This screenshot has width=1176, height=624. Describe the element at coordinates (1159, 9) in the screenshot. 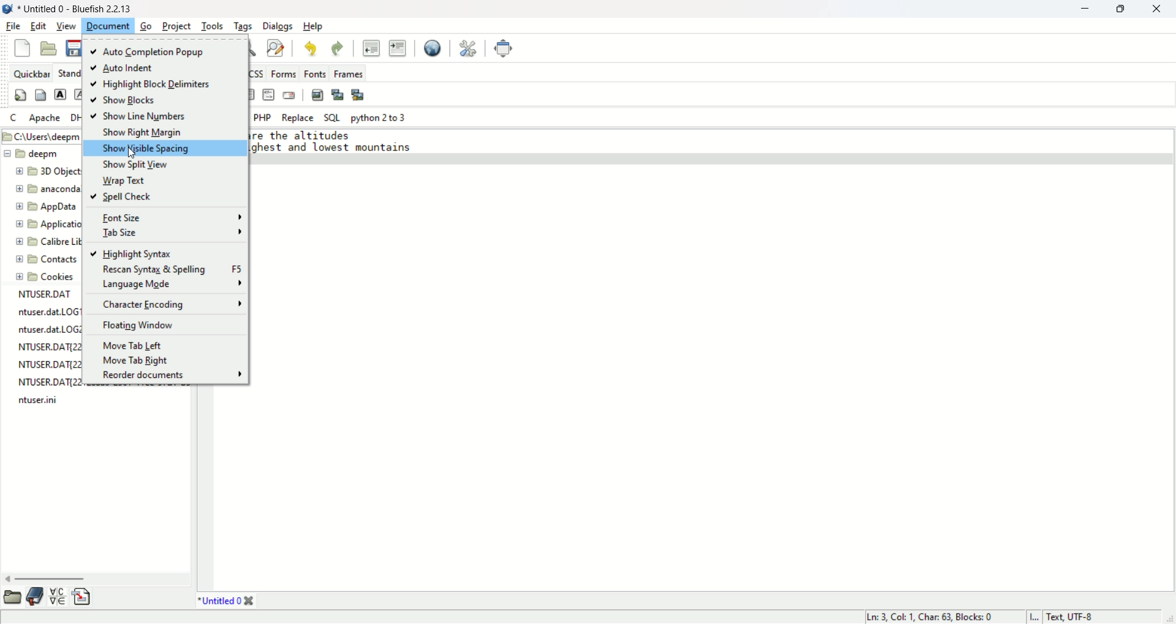

I see `close` at that location.